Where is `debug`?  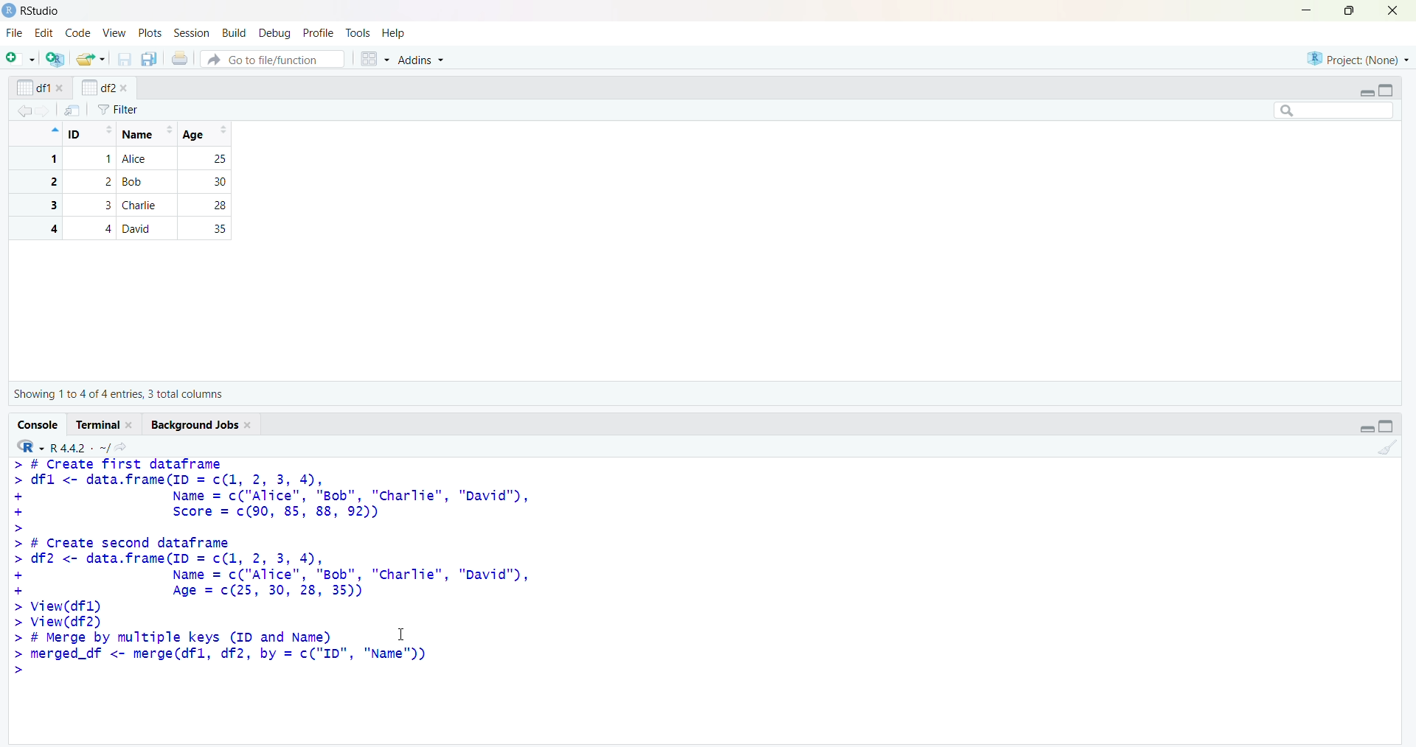 debug is located at coordinates (277, 34).